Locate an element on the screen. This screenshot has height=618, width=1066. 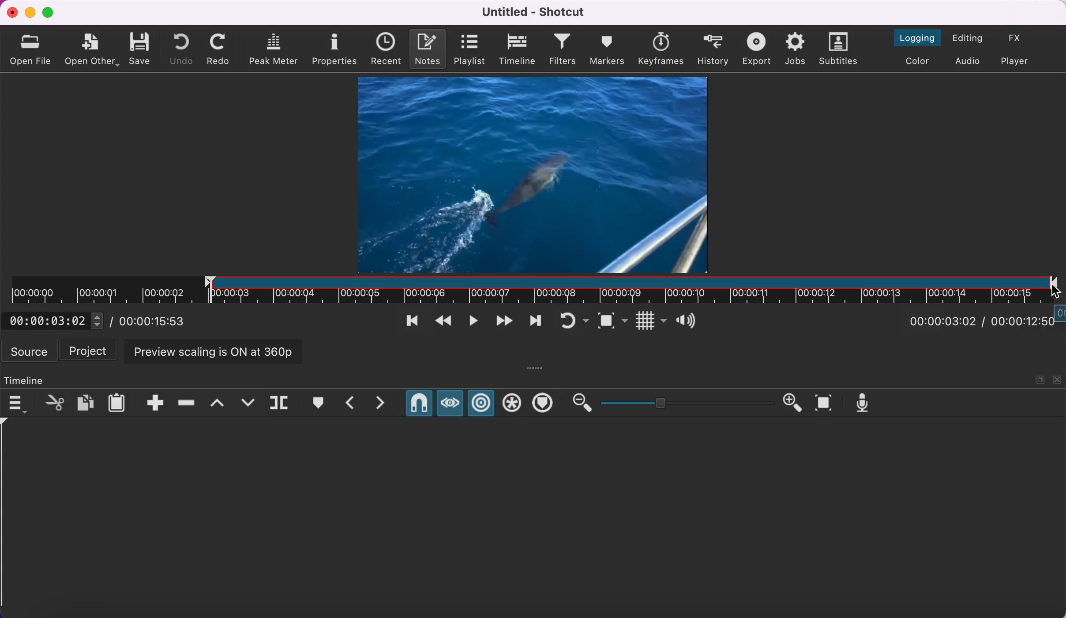
ripple delete is located at coordinates (185, 403).